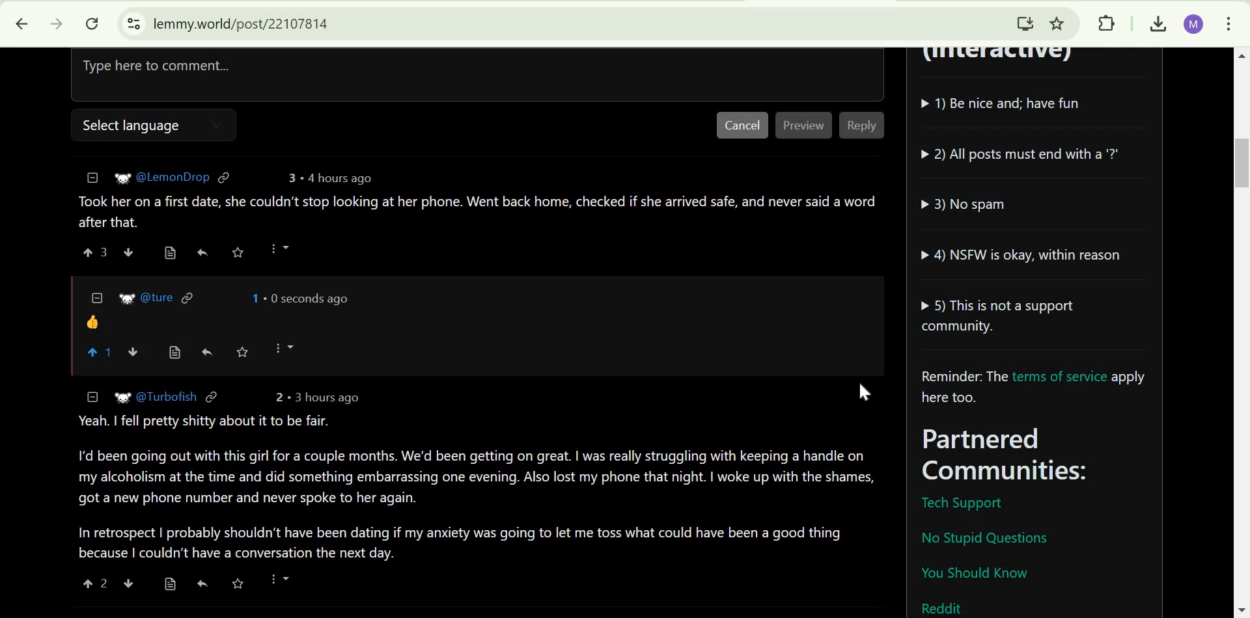 This screenshot has width=1250, height=618. What do you see at coordinates (132, 24) in the screenshot?
I see `View site information` at bounding box center [132, 24].